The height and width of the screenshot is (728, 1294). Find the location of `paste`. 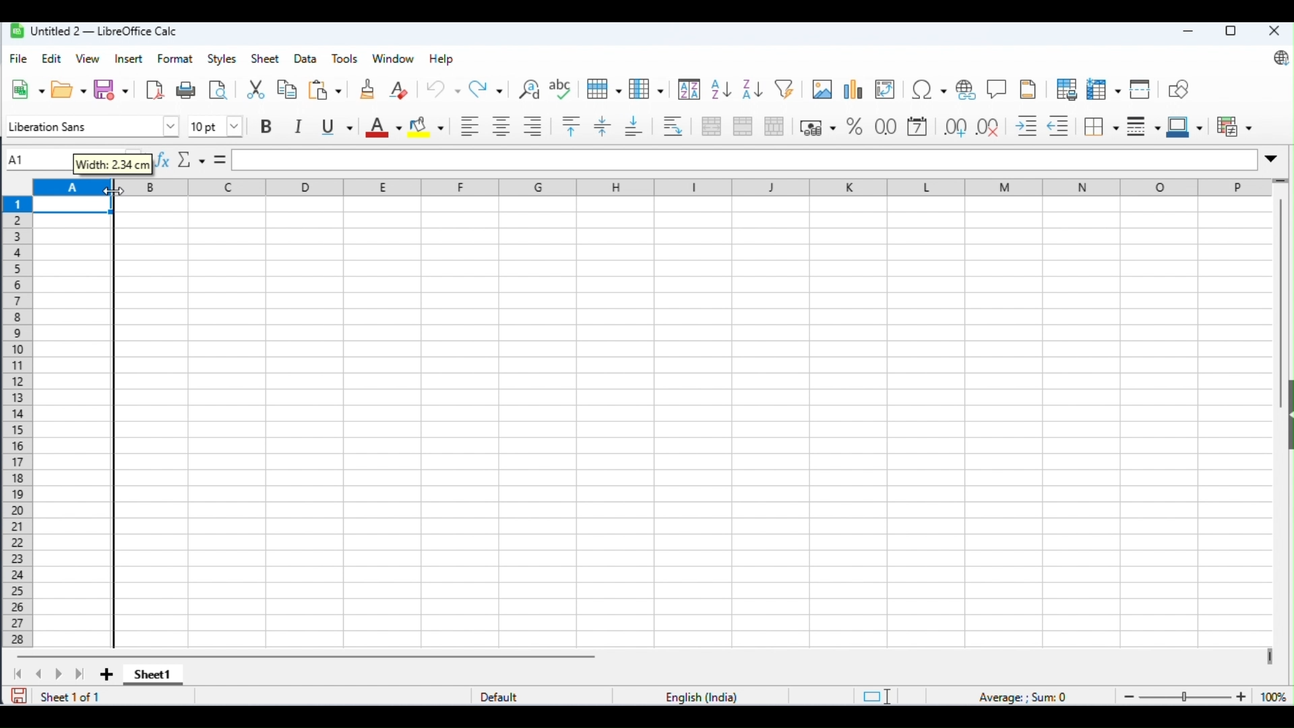

paste is located at coordinates (327, 88).